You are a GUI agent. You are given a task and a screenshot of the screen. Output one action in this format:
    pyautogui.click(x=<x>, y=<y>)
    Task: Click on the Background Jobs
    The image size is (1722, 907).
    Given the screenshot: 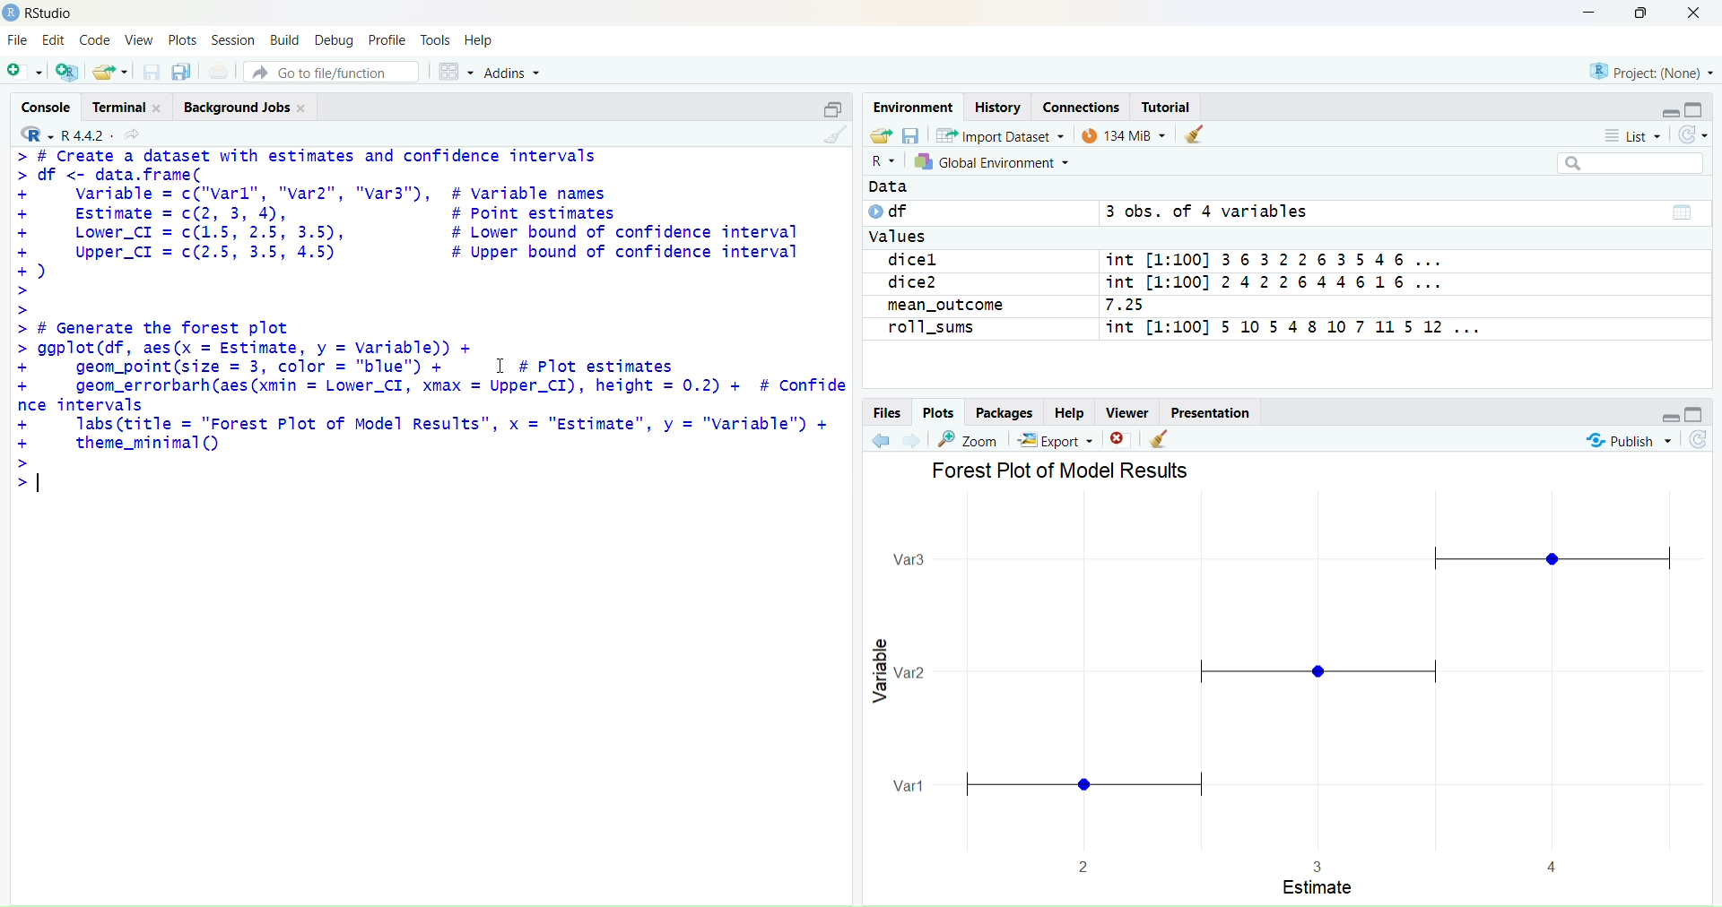 What is the action you would take?
    pyautogui.click(x=246, y=106)
    